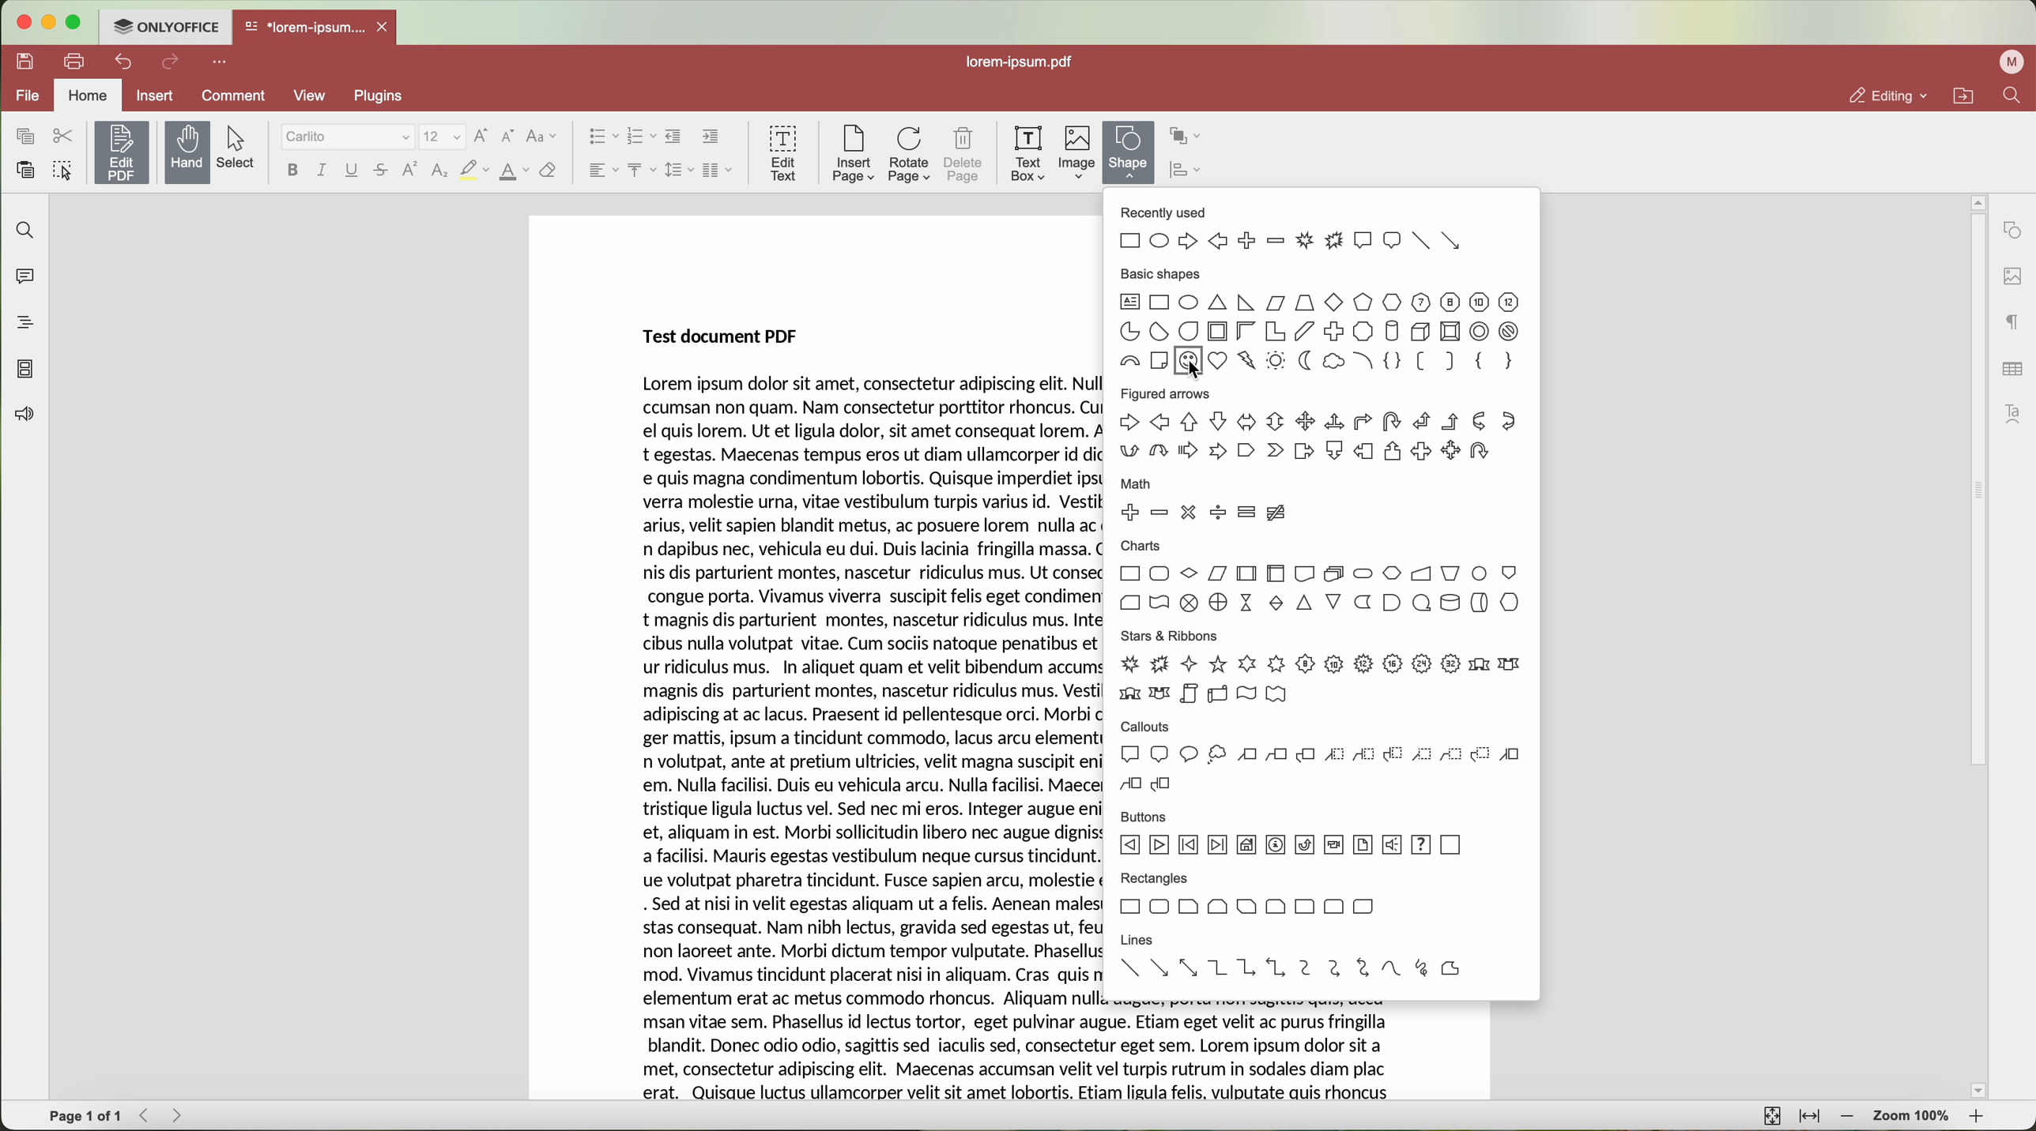 The width and height of the screenshot is (2036, 1131). Describe the element at coordinates (444, 136) in the screenshot. I see `size font` at that location.